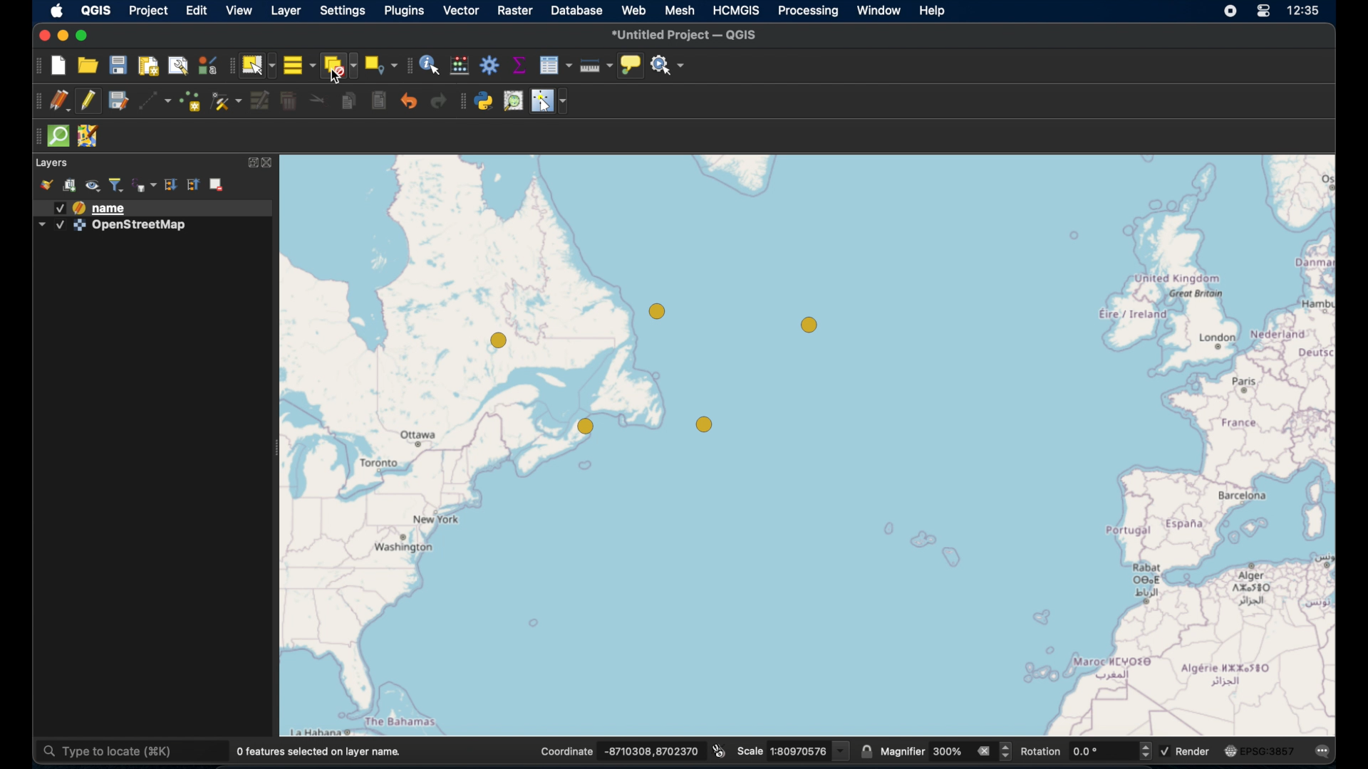 This screenshot has width=1368, height=769. Describe the element at coordinates (338, 77) in the screenshot. I see `cursor` at that location.